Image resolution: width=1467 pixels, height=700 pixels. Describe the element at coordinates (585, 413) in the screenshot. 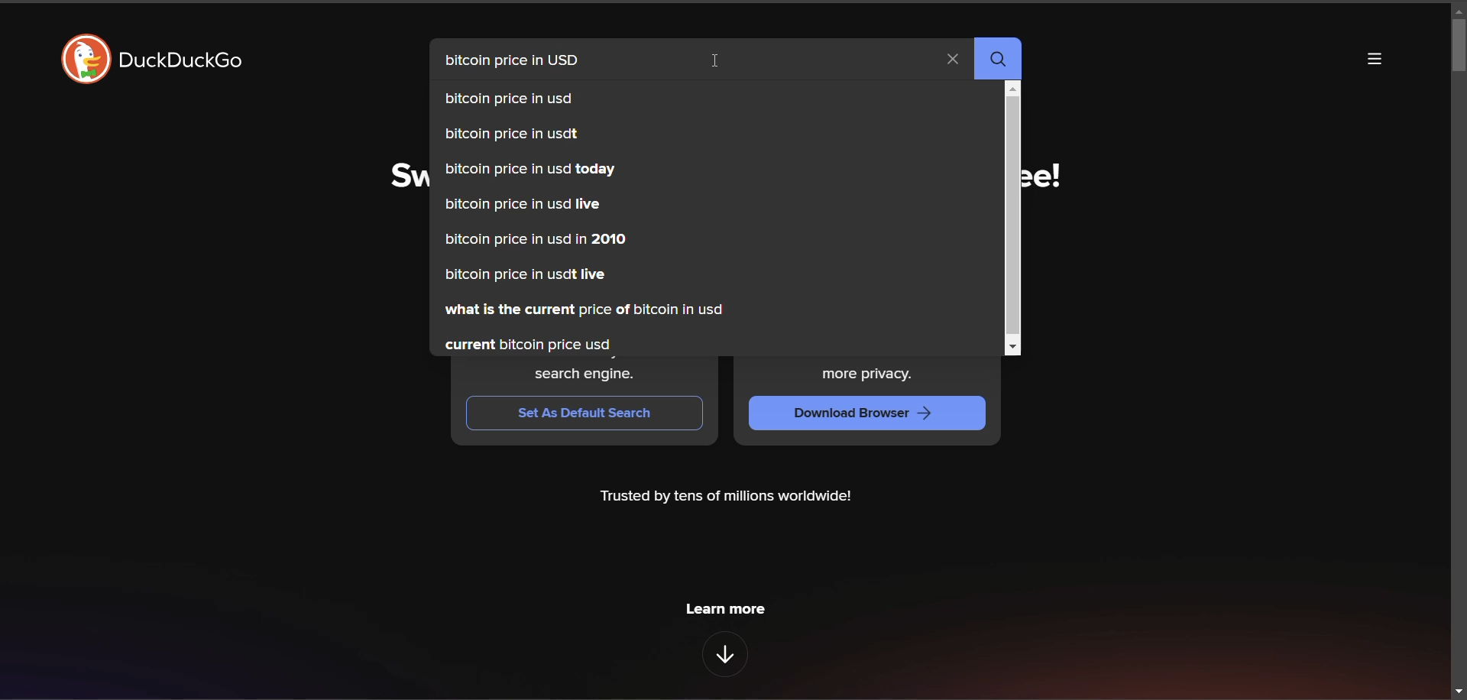

I see `set as default switch` at that location.